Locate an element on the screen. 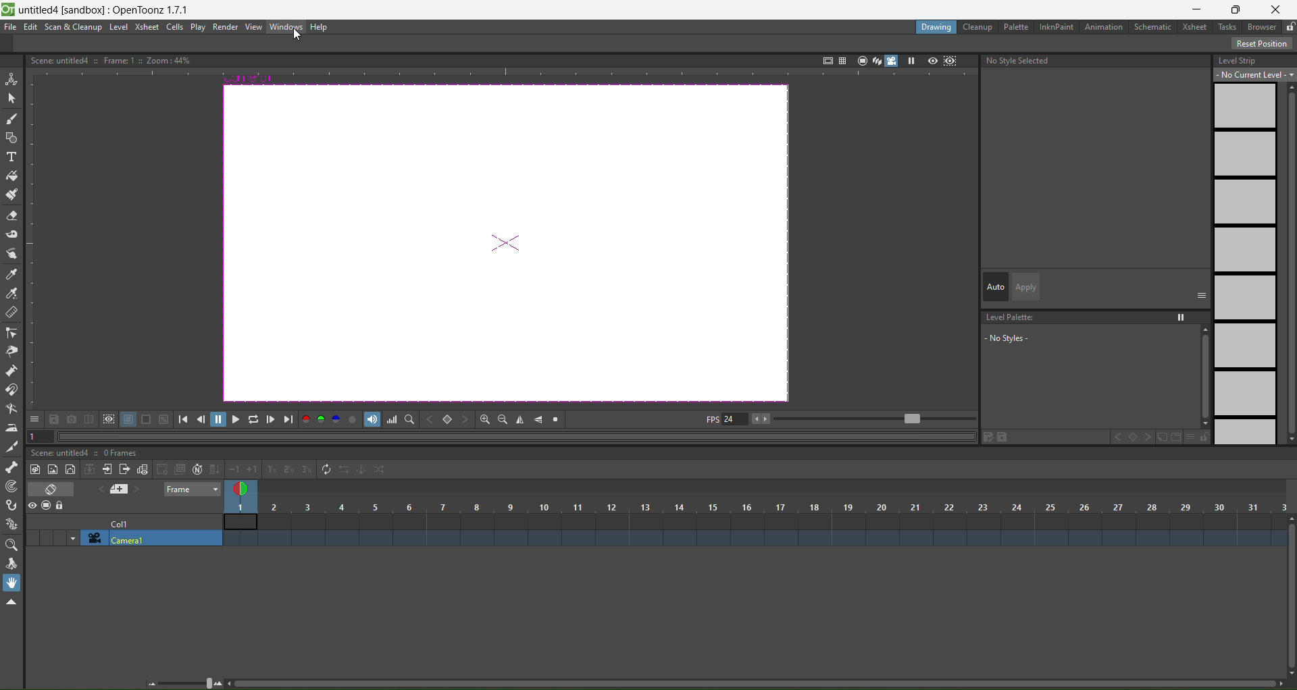 This screenshot has width=1297, height=690. close is located at coordinates (1280, 7).